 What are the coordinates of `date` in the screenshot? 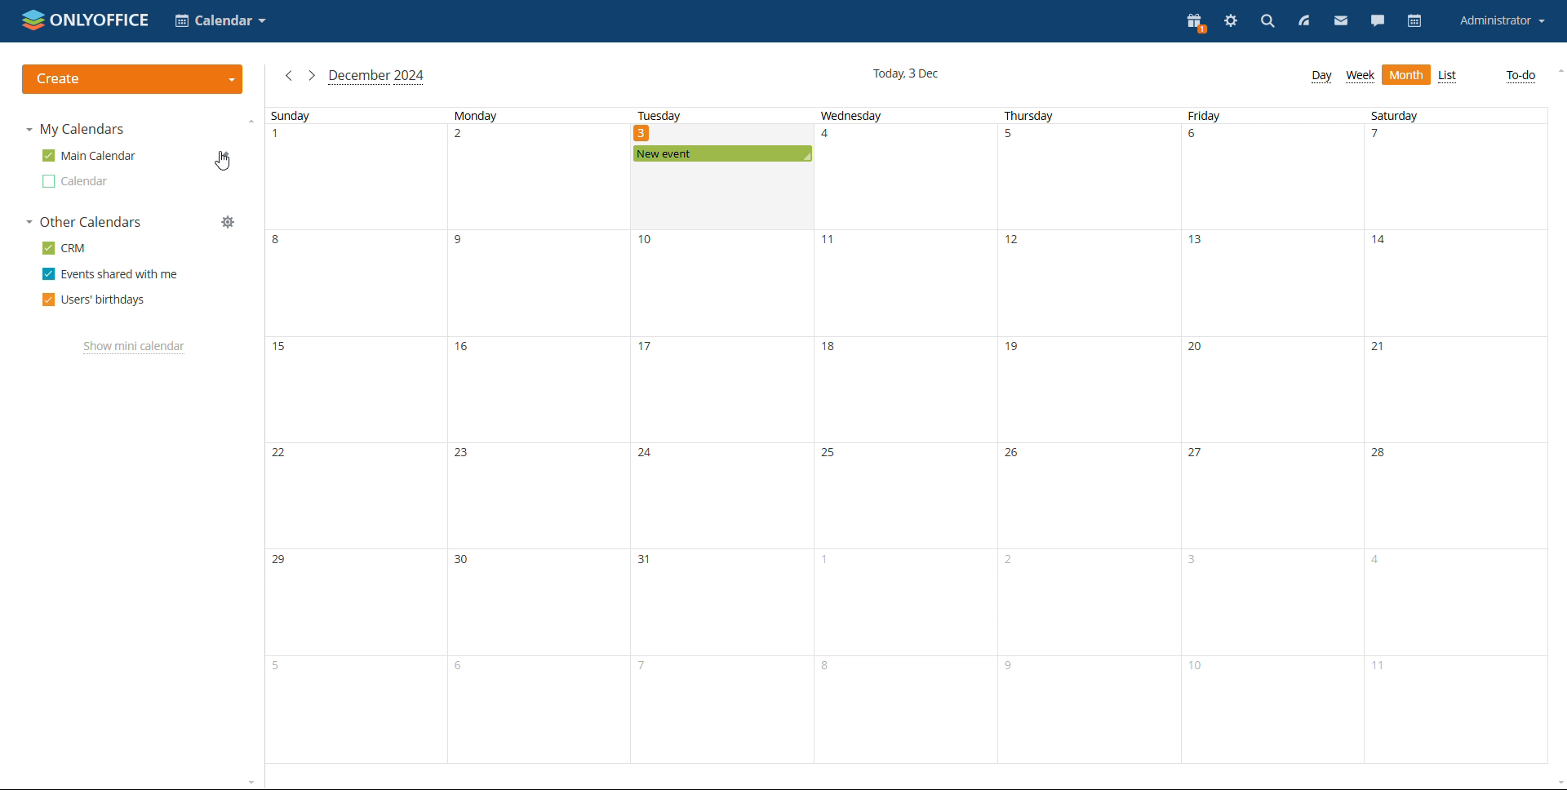 It's located at (723, 495).